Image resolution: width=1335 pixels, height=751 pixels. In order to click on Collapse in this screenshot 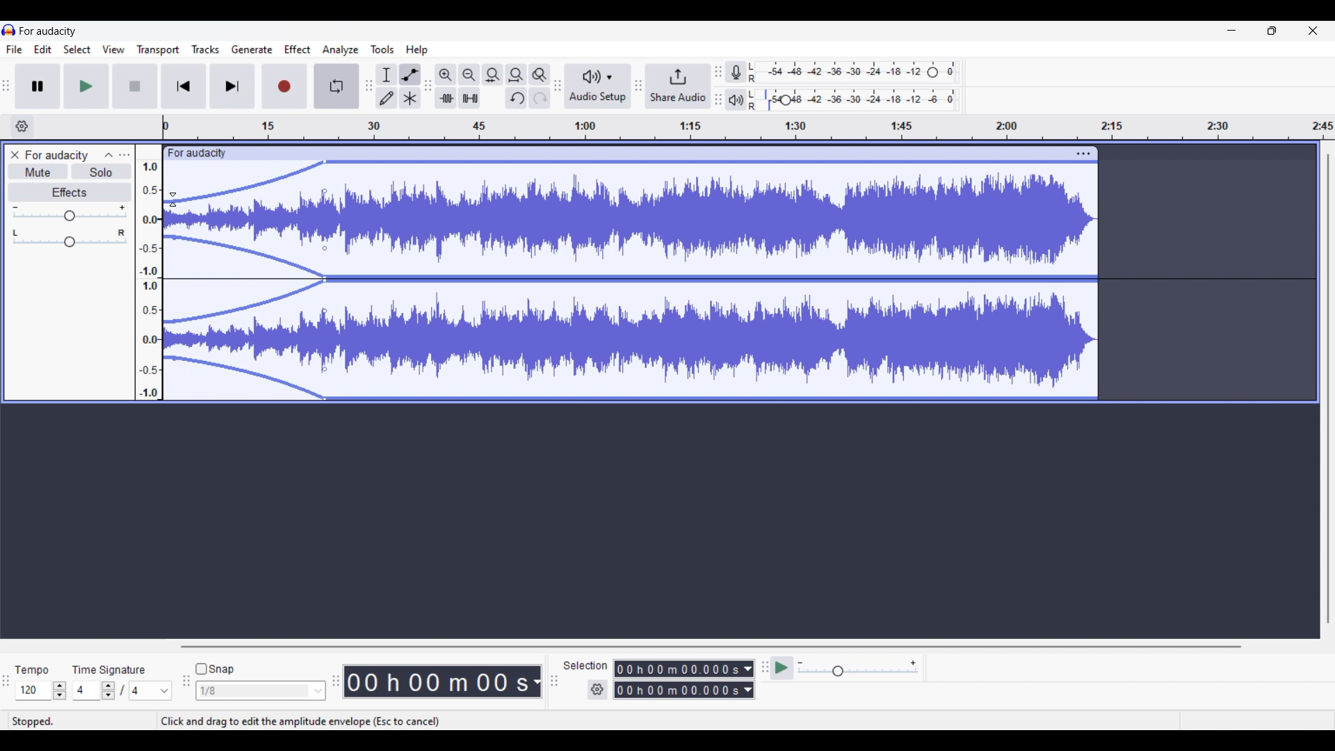, I will do `click(109, 155)`.